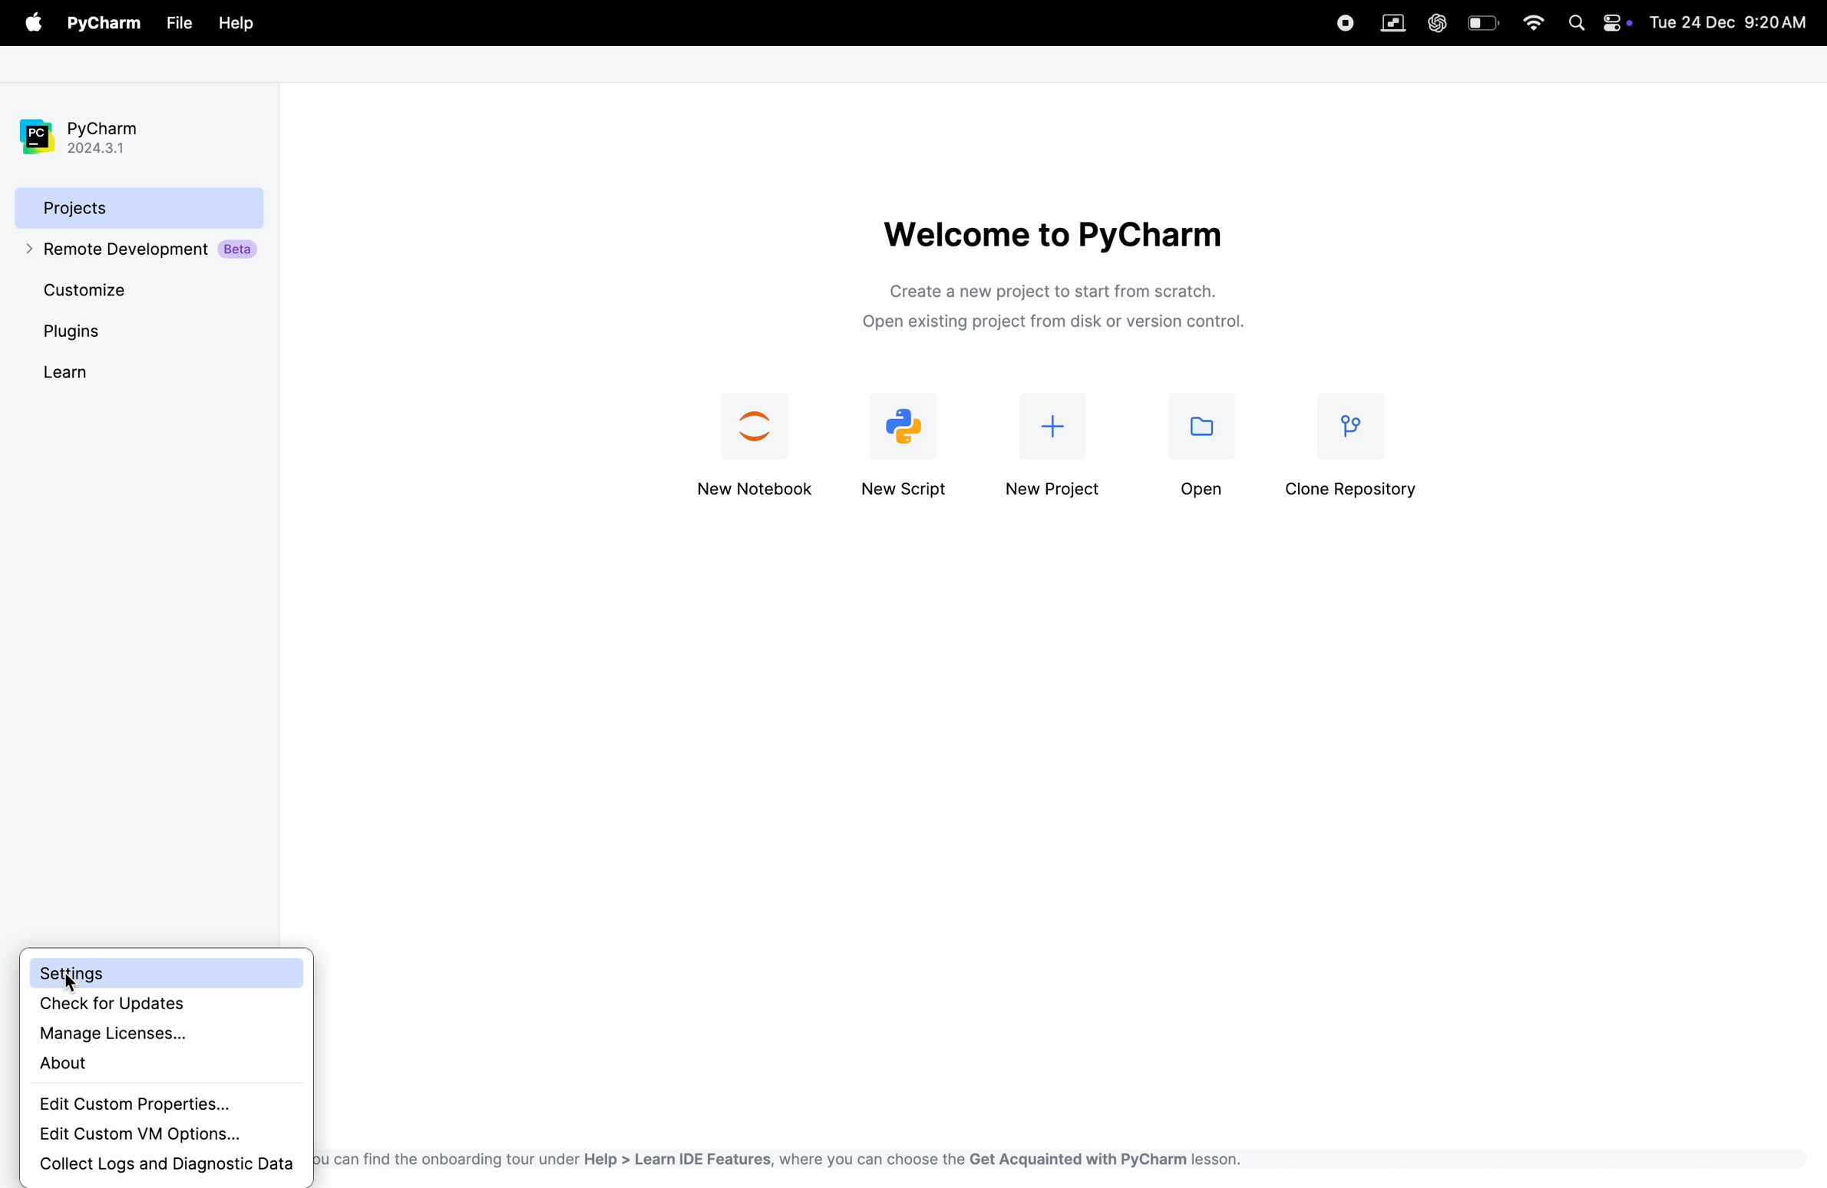  Describe the element at coordinates (36, 24) in the screenshot. I see `apple menu` at that location.